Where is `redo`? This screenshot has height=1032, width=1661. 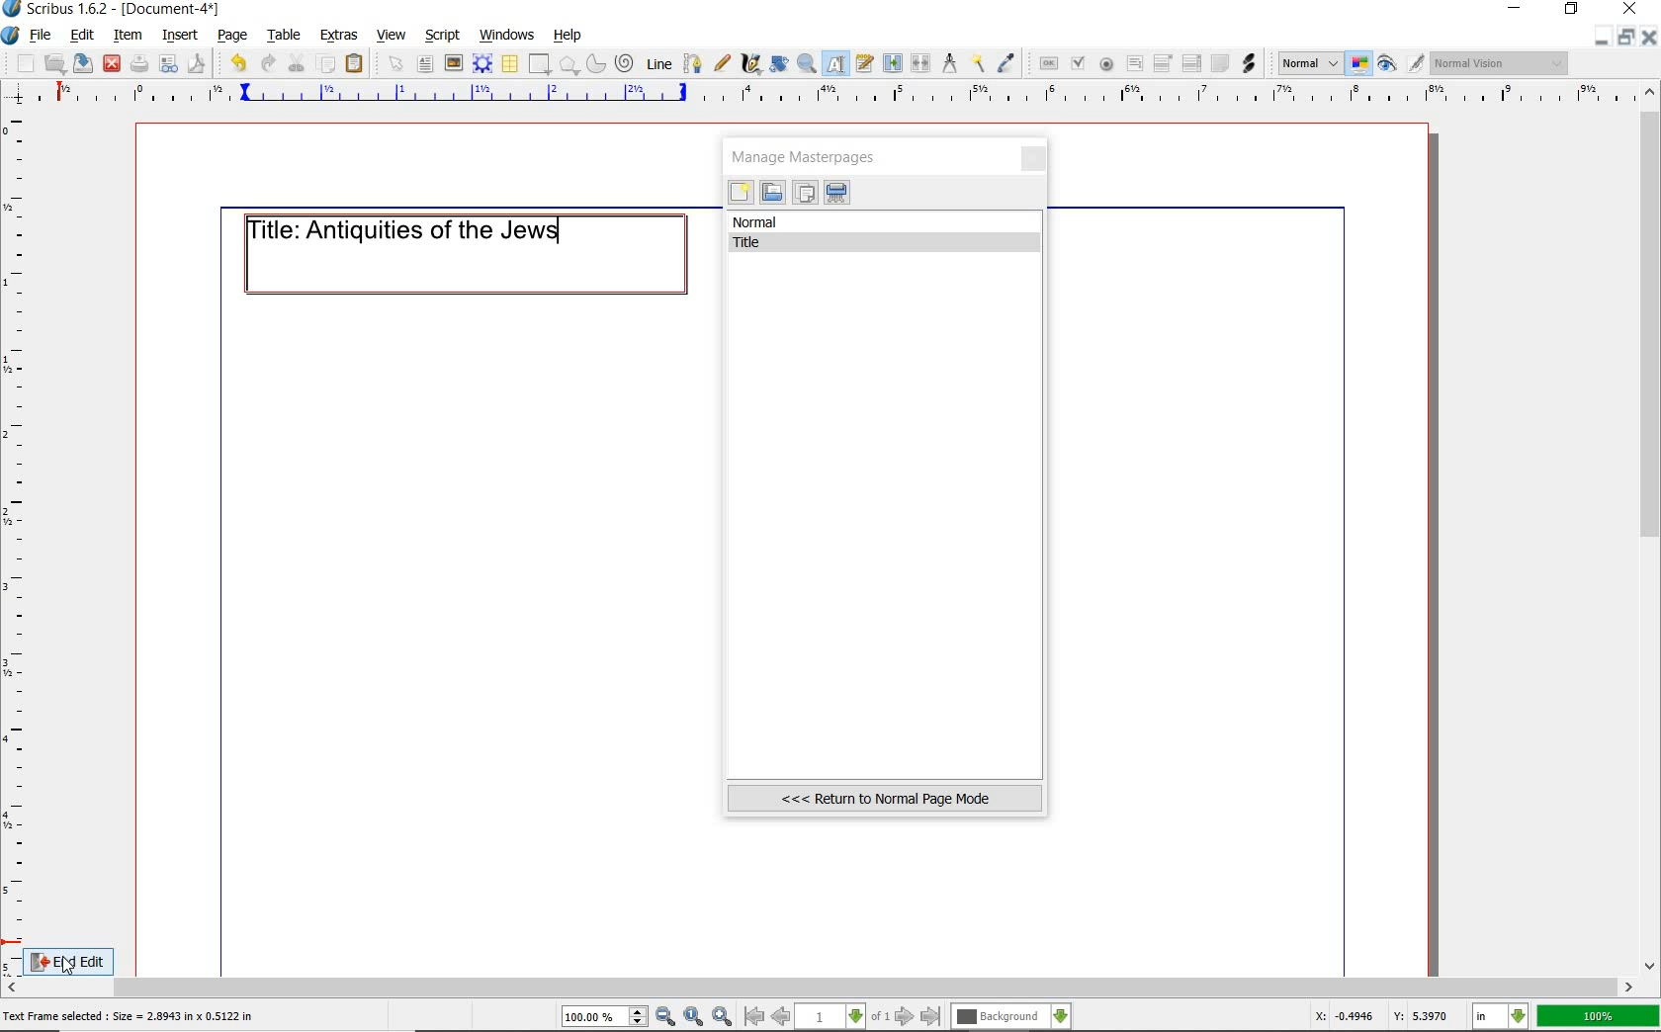
redo is located at coordinates (267, 62).